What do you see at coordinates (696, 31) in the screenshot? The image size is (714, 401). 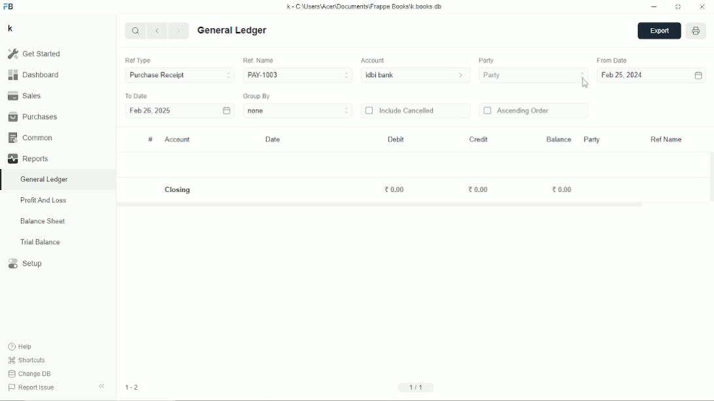 I see `Open report print view` at bounding box center [696, 31].